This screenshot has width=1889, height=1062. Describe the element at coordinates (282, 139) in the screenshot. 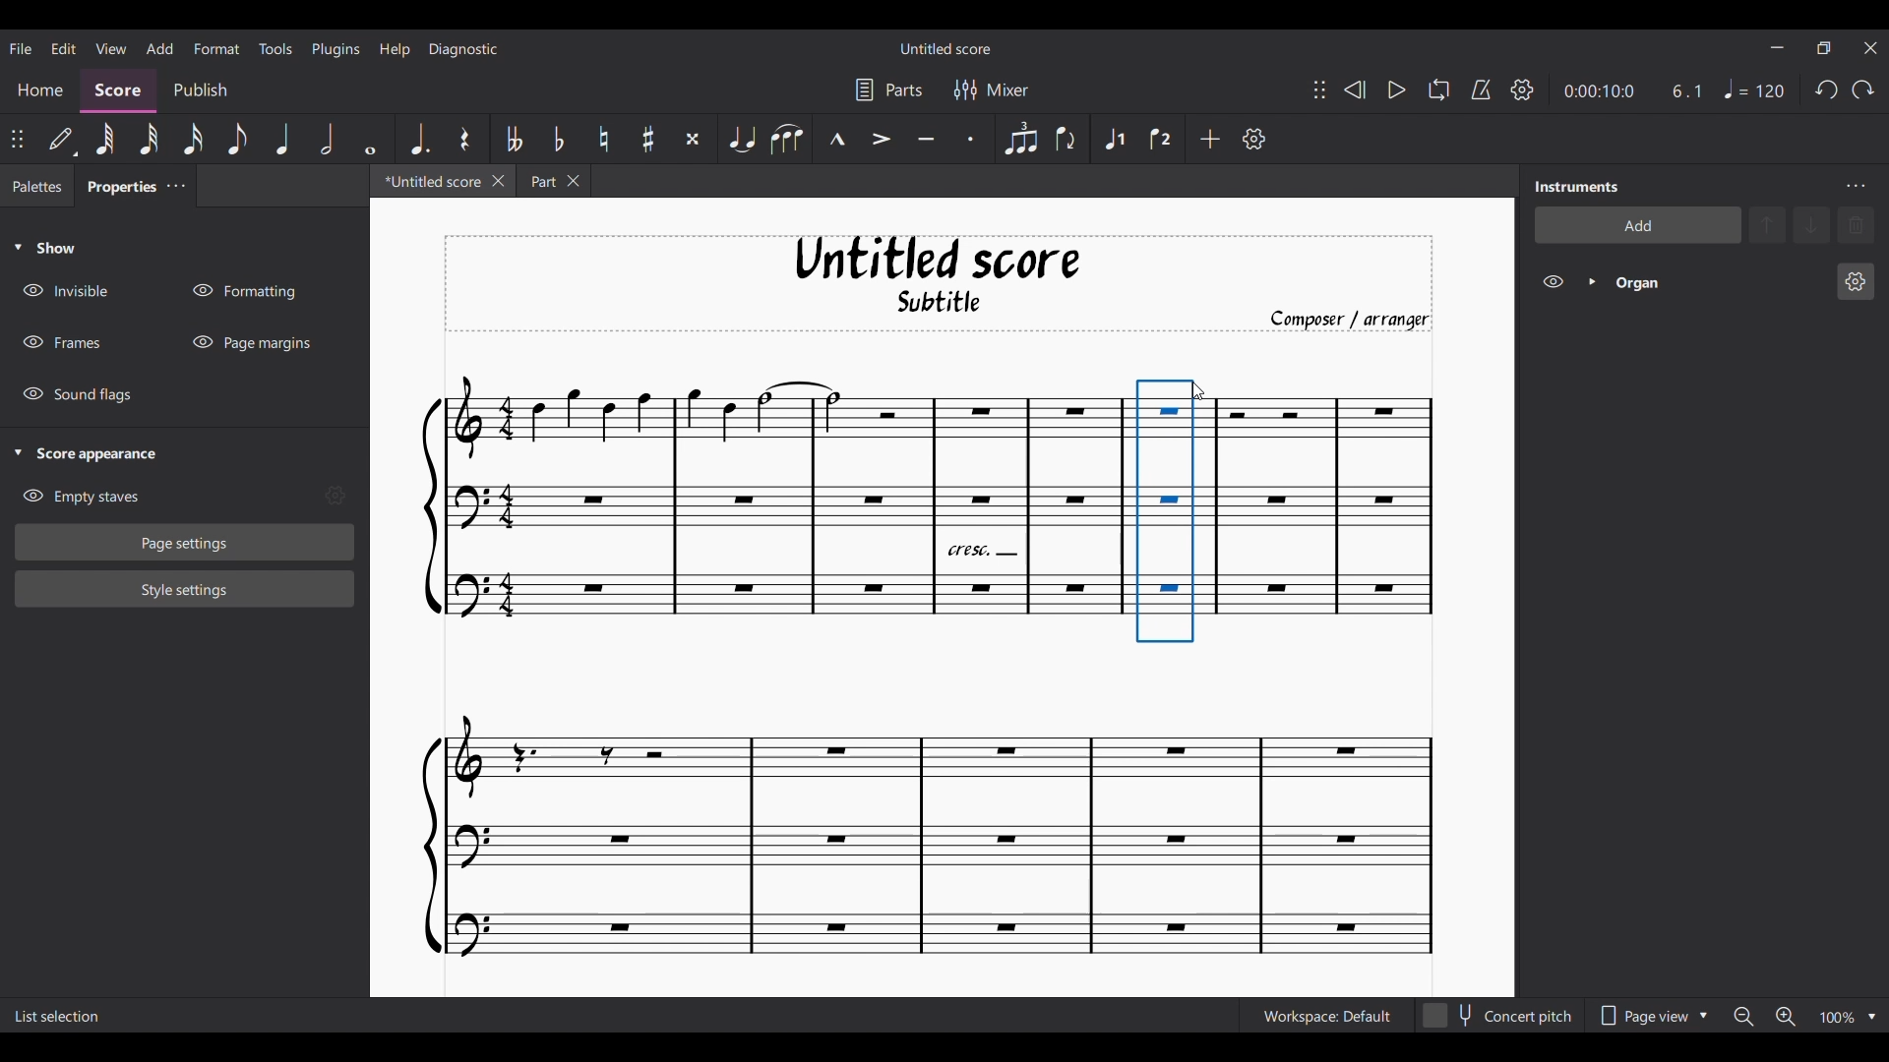

I see `Quarter note` at that location.